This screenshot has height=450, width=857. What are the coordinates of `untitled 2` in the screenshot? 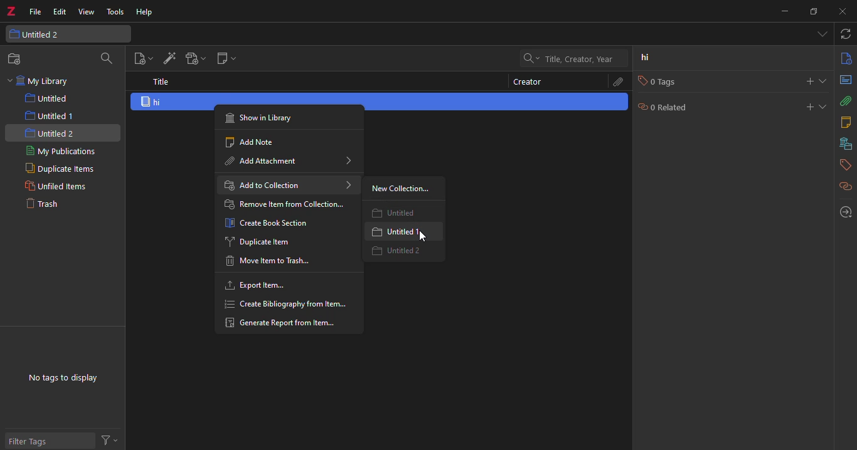 It's located at (39, 34).